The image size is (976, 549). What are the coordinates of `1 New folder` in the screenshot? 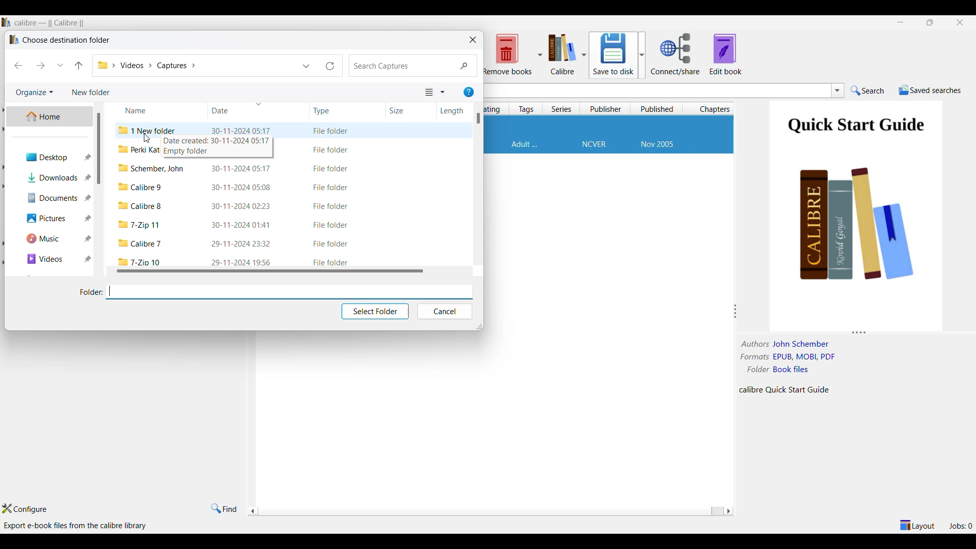 It's located at (149, 130).